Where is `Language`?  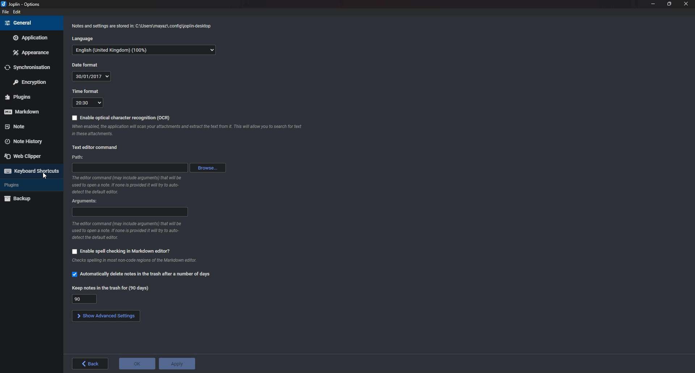
Language is located at coordinates (144, 51).